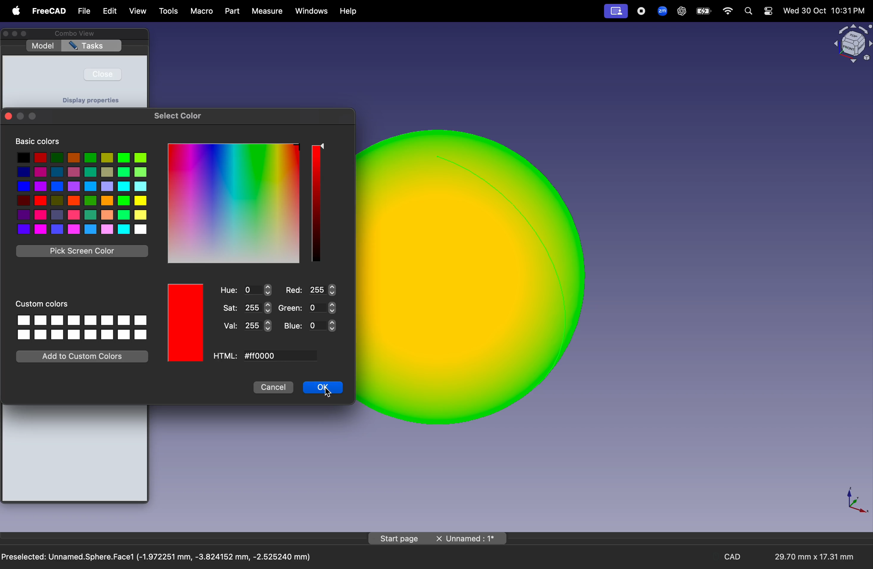 The width and height of the screenshot is (873, 569). Describe the element at coordinates (728, 11) in the screenshot. I see `wifi` at that location.